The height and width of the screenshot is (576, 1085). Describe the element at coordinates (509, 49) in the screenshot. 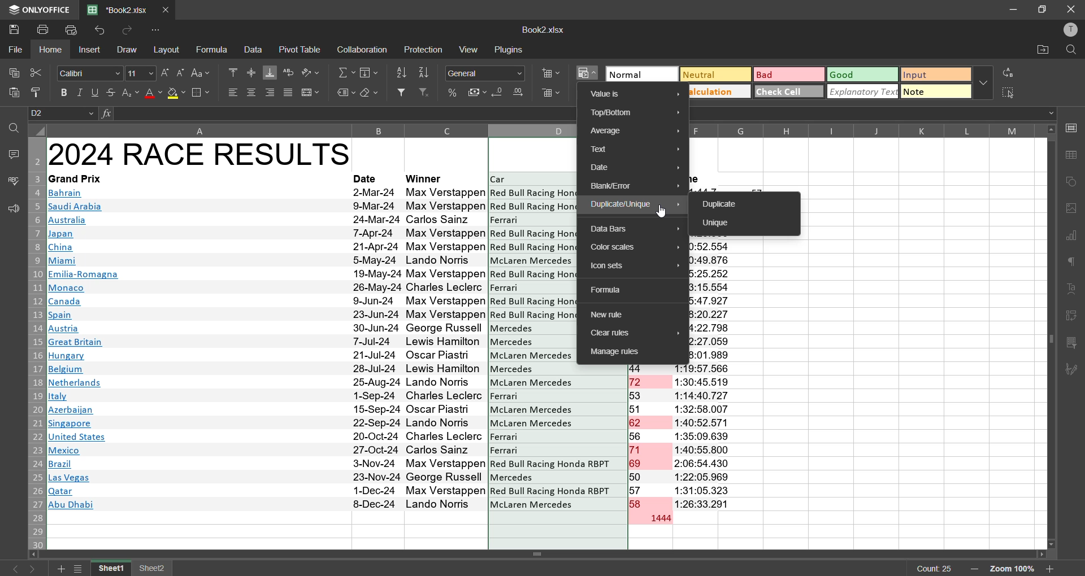

I see `plugins` at that location.